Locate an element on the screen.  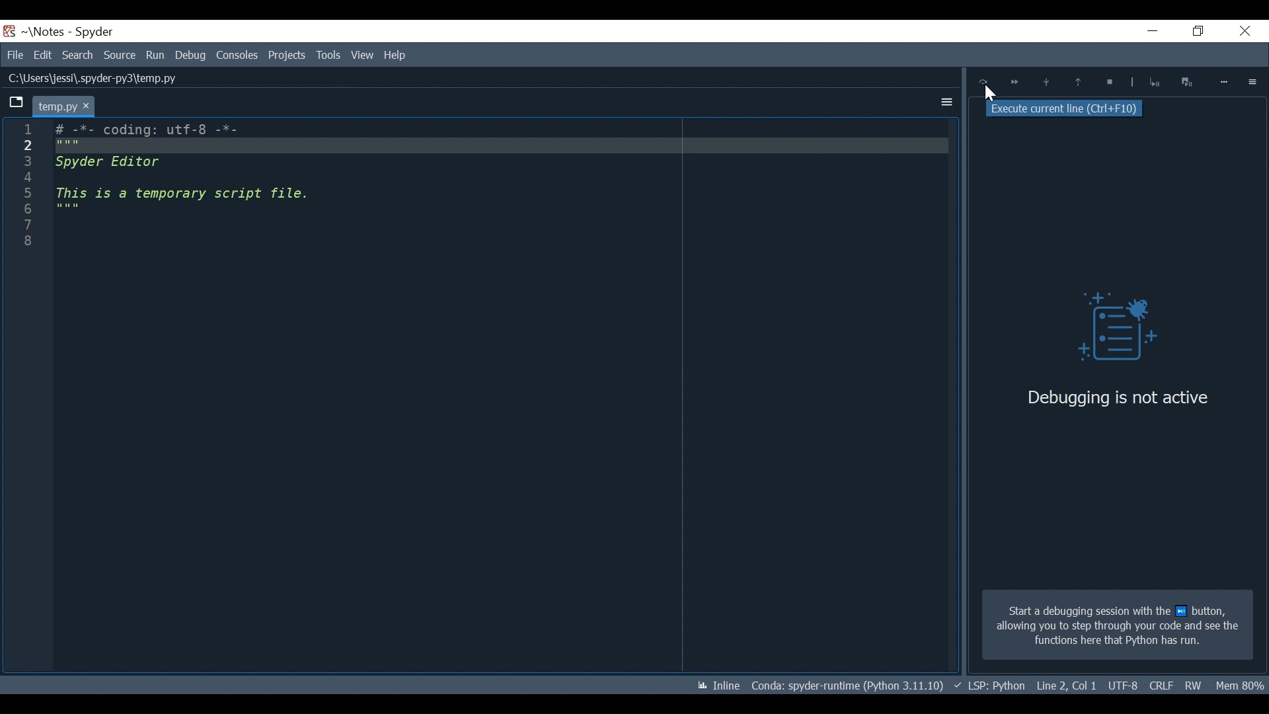
Search is located at coordinates (79, 55).